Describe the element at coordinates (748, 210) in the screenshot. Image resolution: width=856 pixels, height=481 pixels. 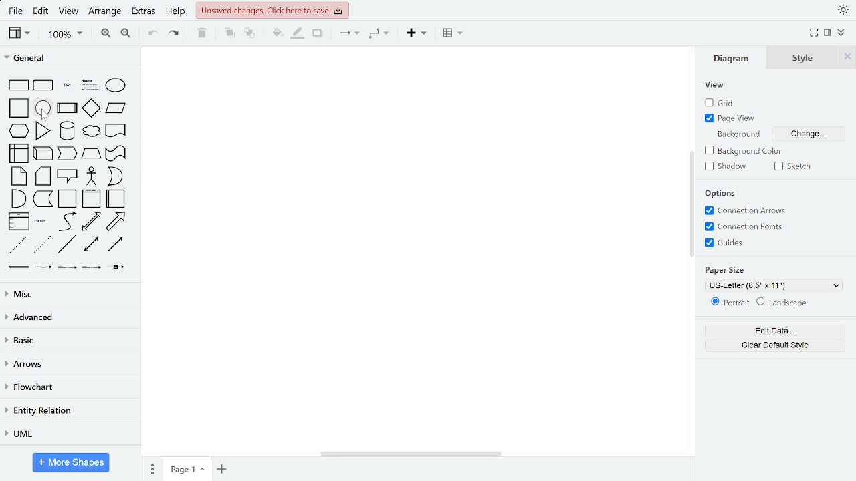
I see `connection arrows` at that location.